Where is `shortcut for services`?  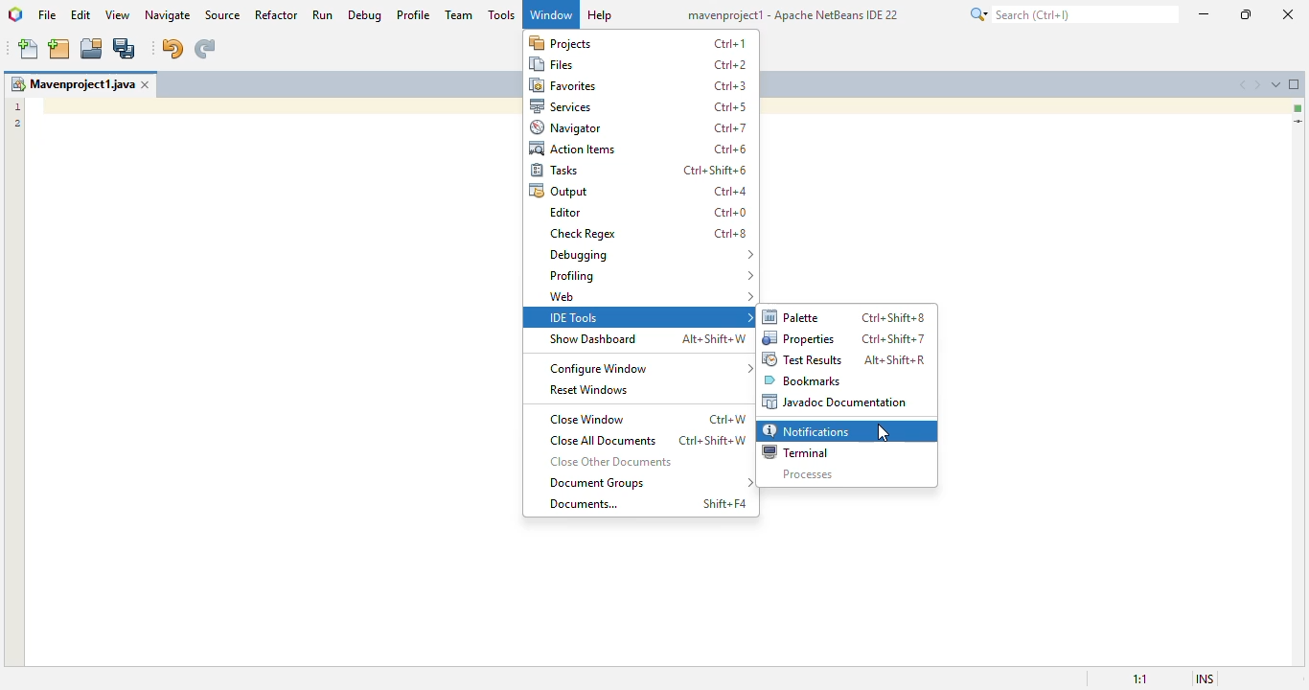
shortcut for services is located at coordinates (730, 108).